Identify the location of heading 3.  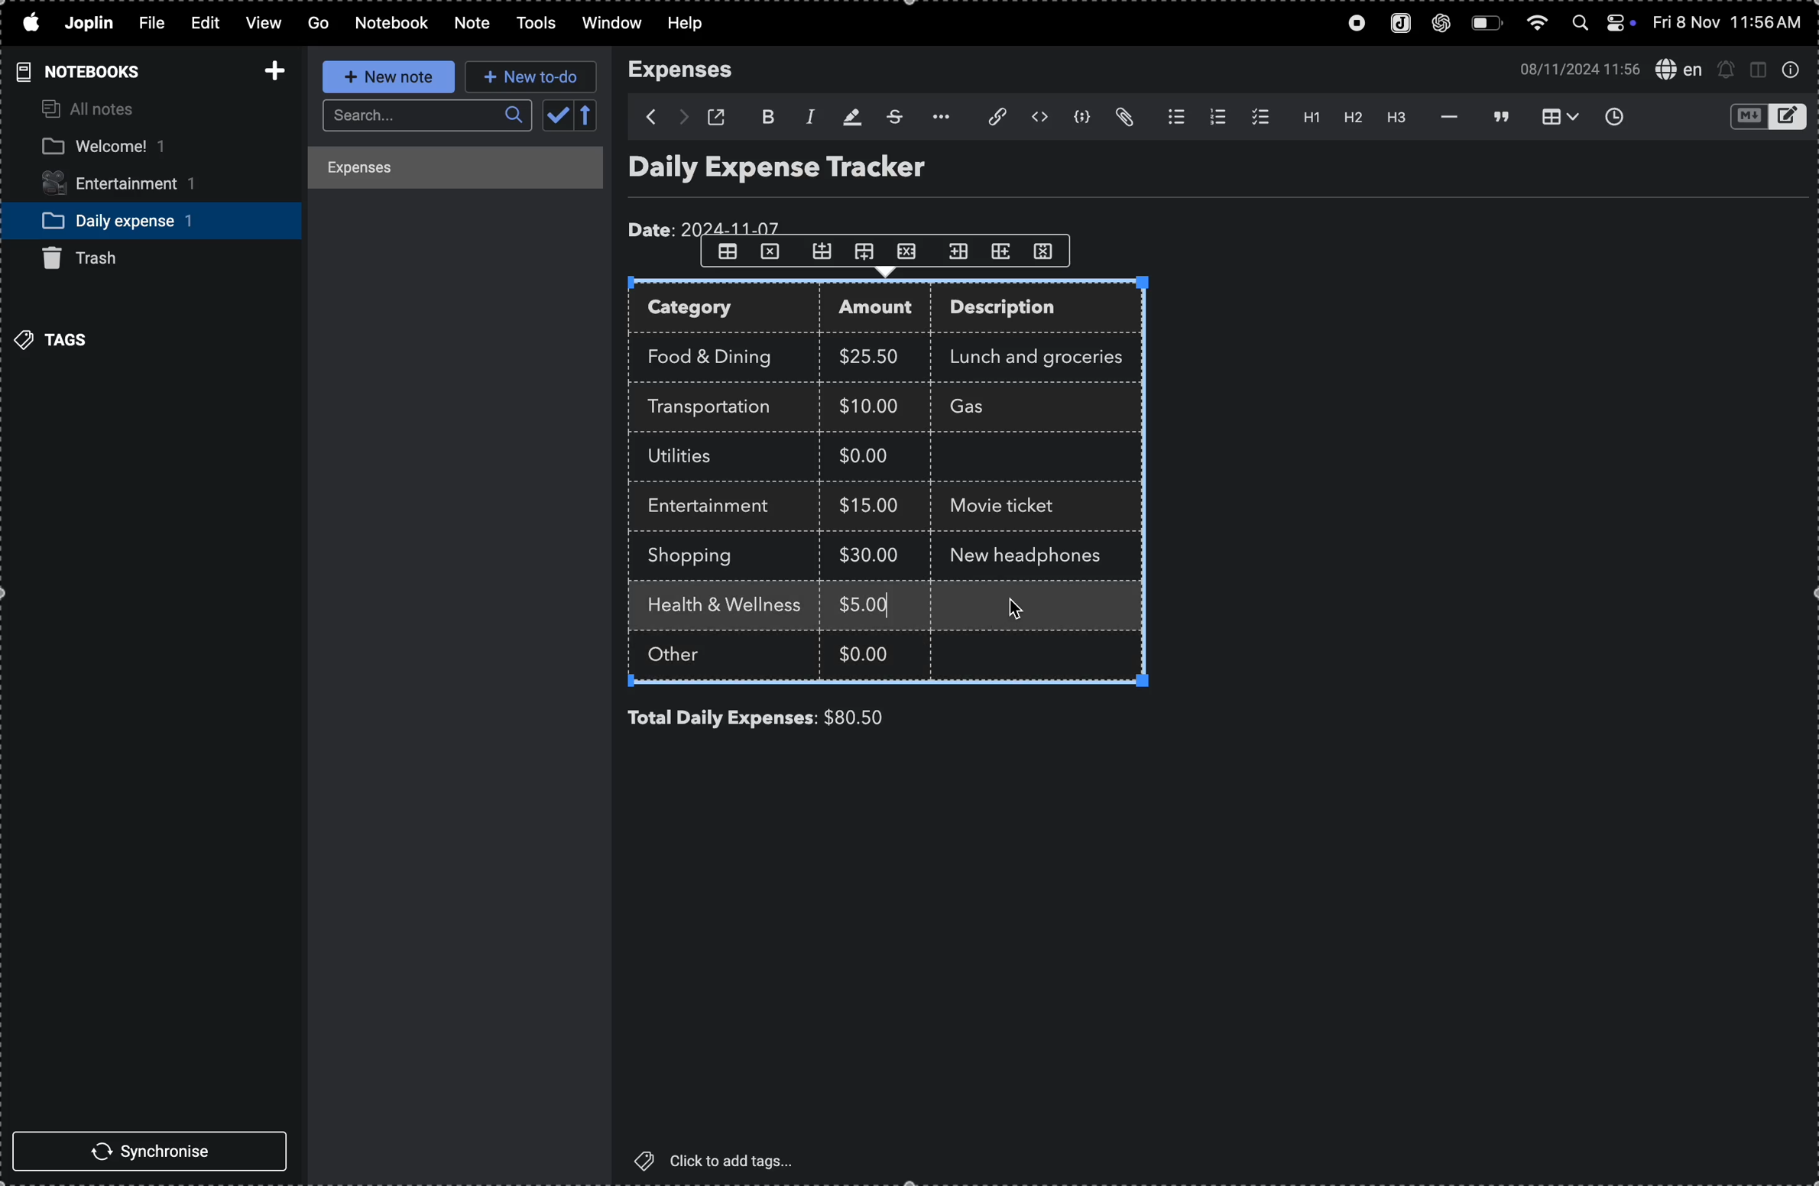
(1398, 119).